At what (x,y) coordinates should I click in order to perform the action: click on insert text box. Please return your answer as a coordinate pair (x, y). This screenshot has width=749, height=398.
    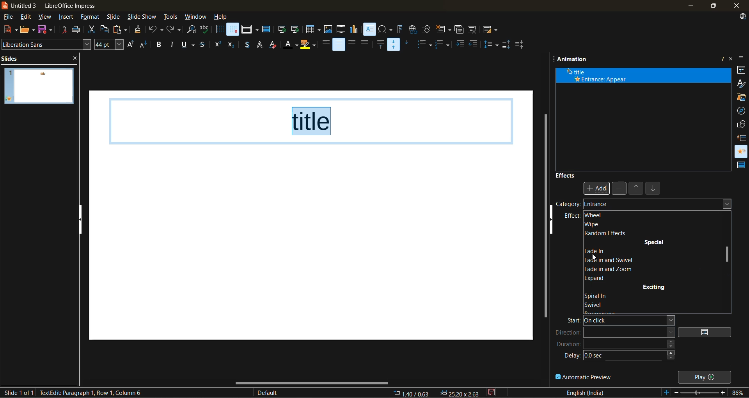
    Looking at the image, I should click on (369, 30).